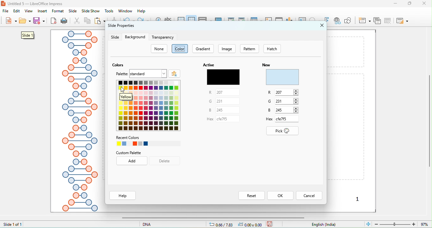  Describe the element at coordinates (412, 3) in the screenshot. I see `maximize` at that location.